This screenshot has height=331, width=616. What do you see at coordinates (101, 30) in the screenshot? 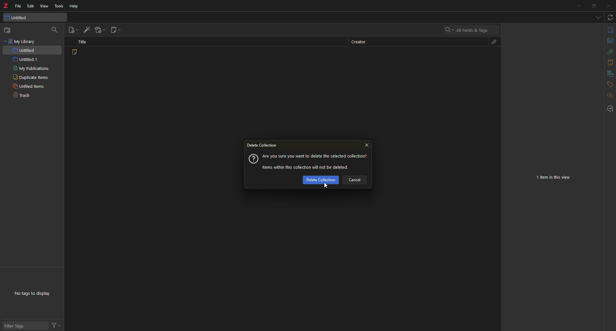
I see `add attach` at bounding box center [101, 30].